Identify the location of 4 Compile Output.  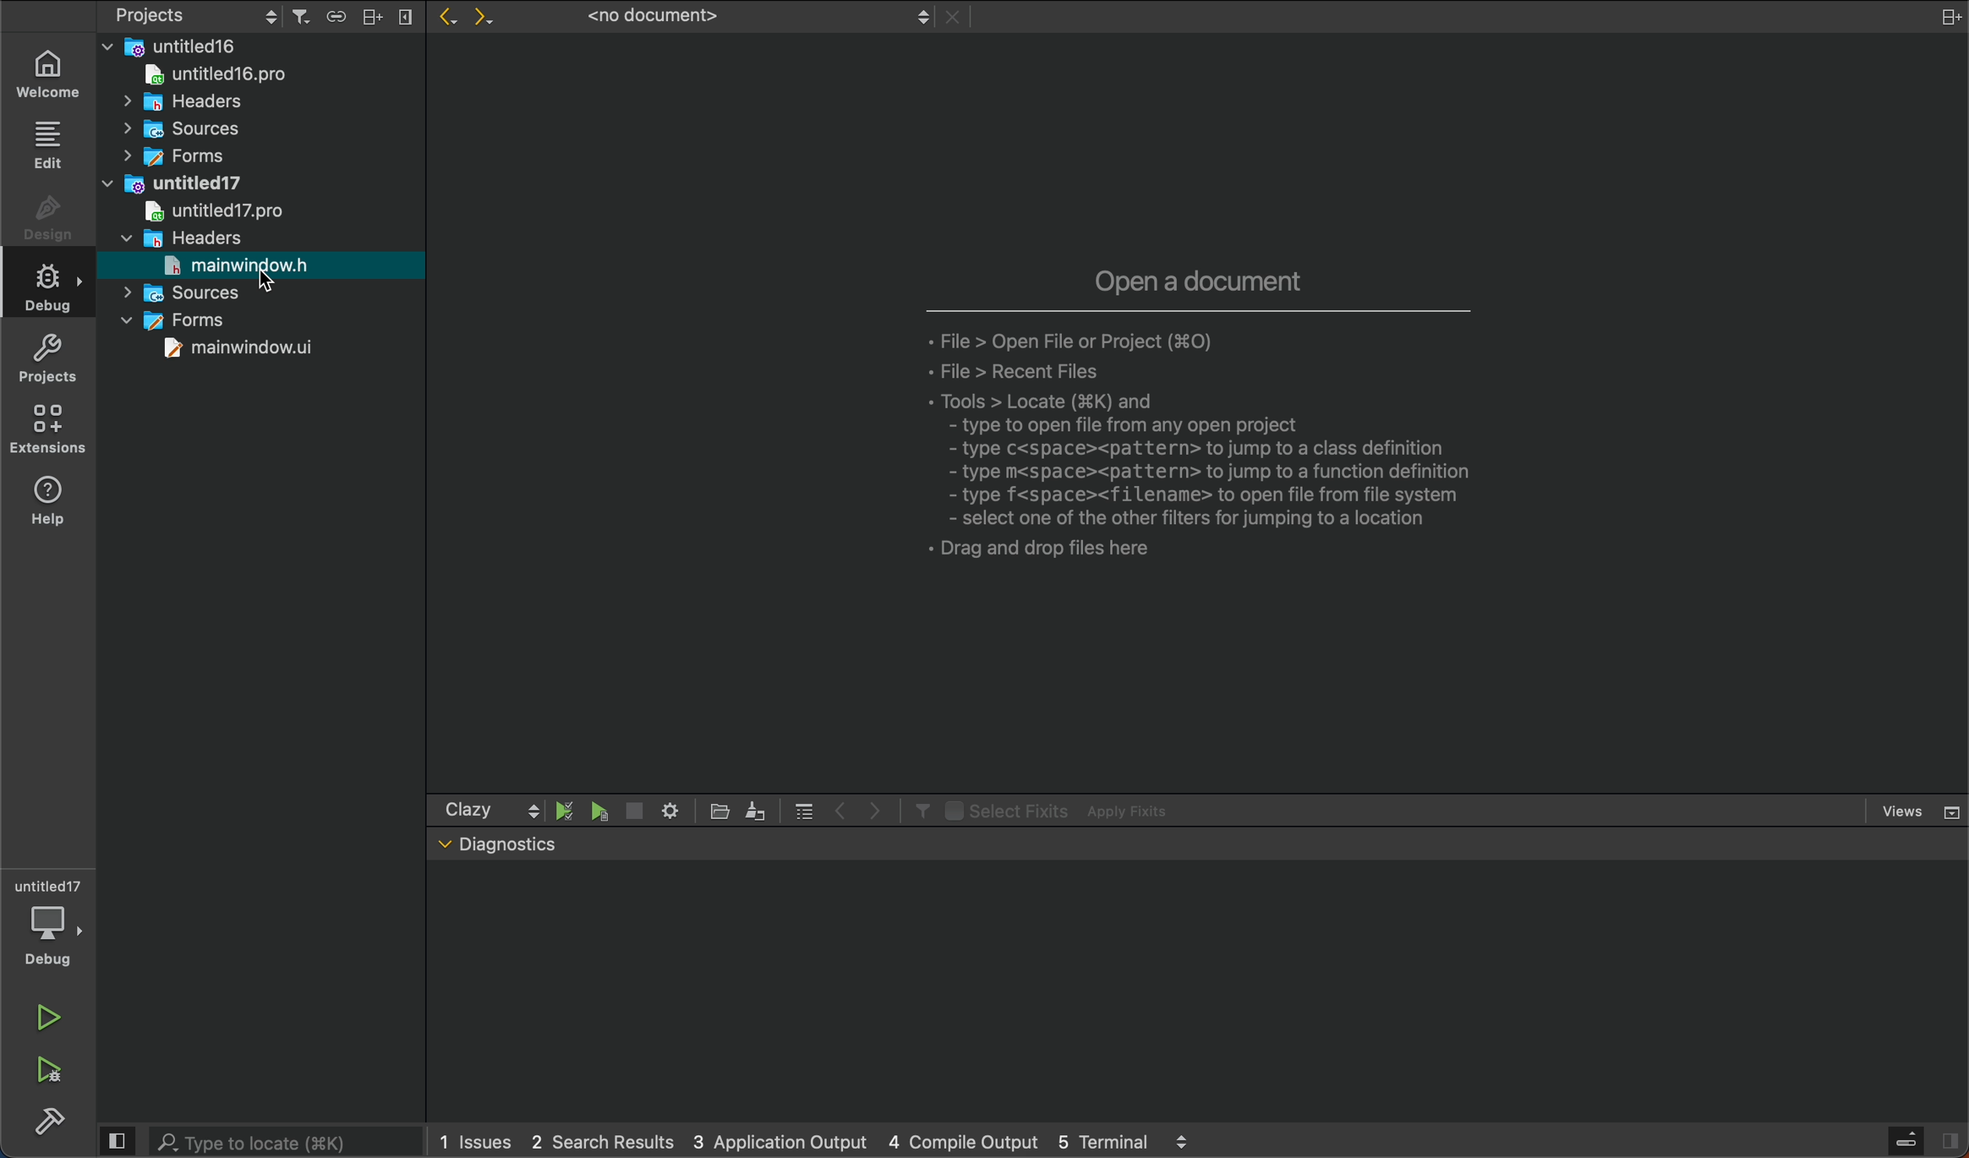
(963, 1140).